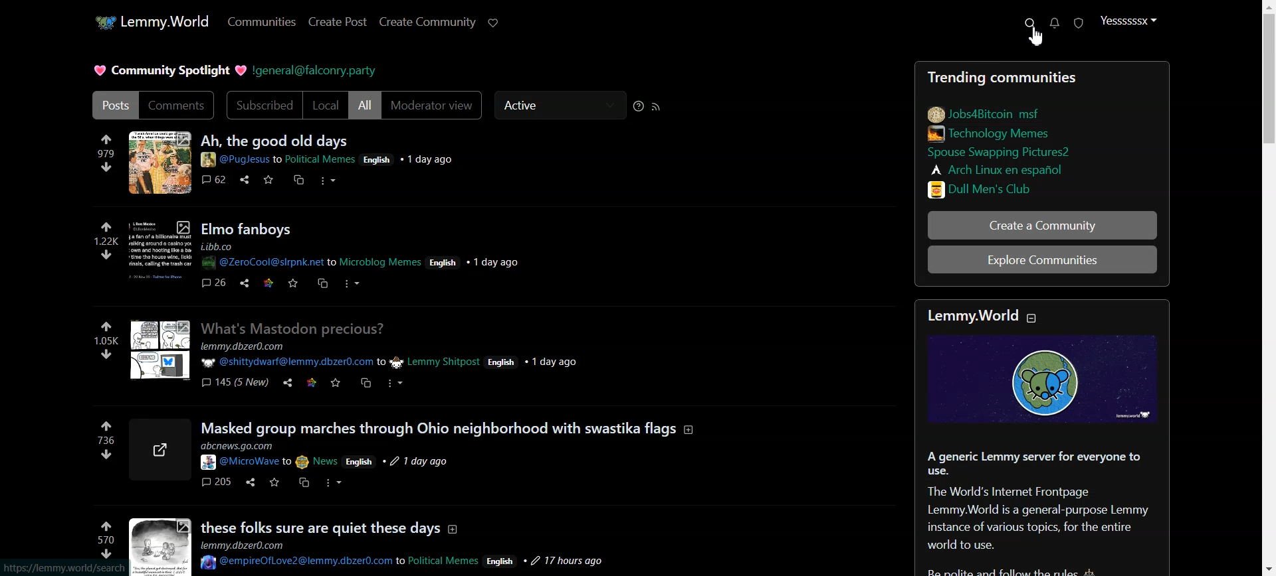 The width and height of the screenshot is (1276, 576). I want to click on numbers, so click(106, 439).